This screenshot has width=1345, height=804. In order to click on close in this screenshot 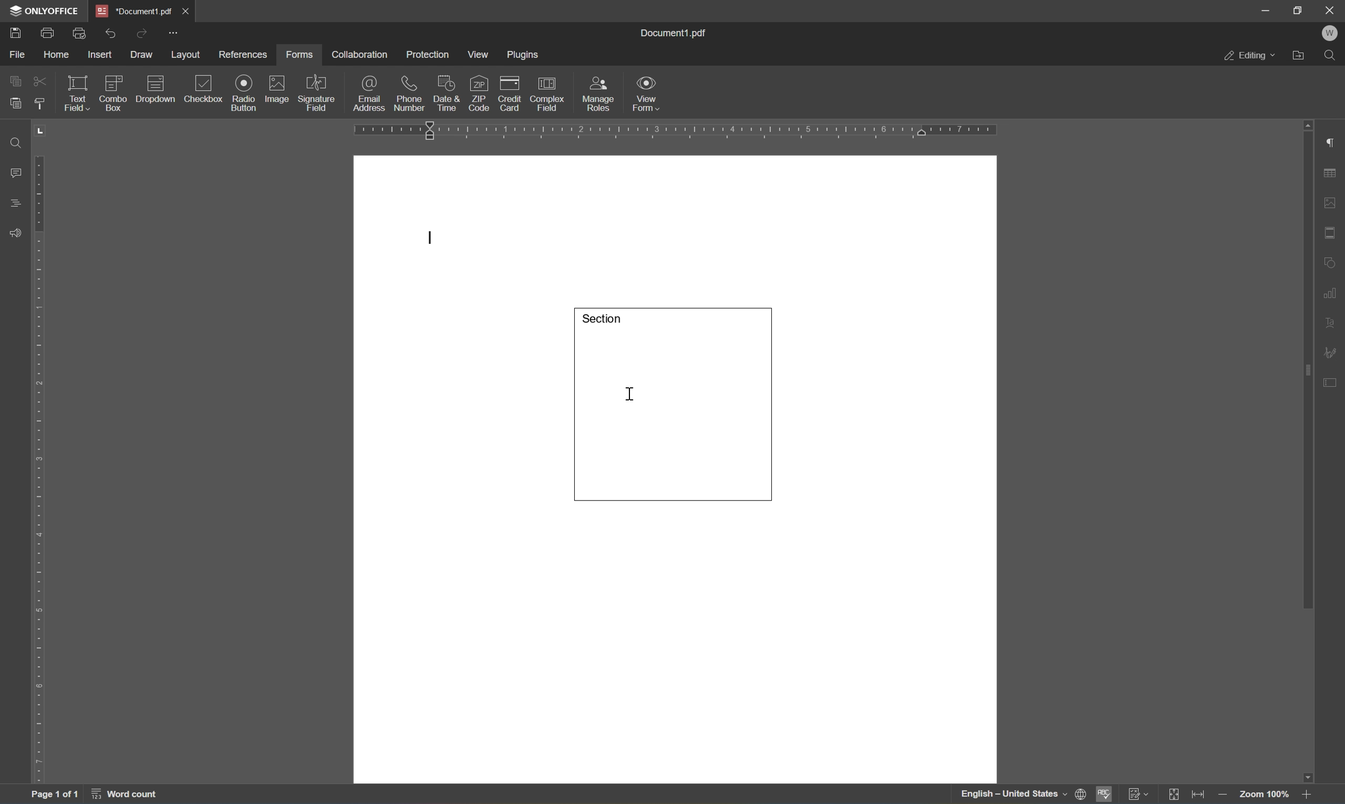, I will do `click(1331, 9)`.